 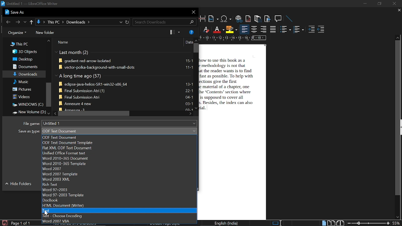 I want to click on word 2010-365 document, so click(x=118, y=158).